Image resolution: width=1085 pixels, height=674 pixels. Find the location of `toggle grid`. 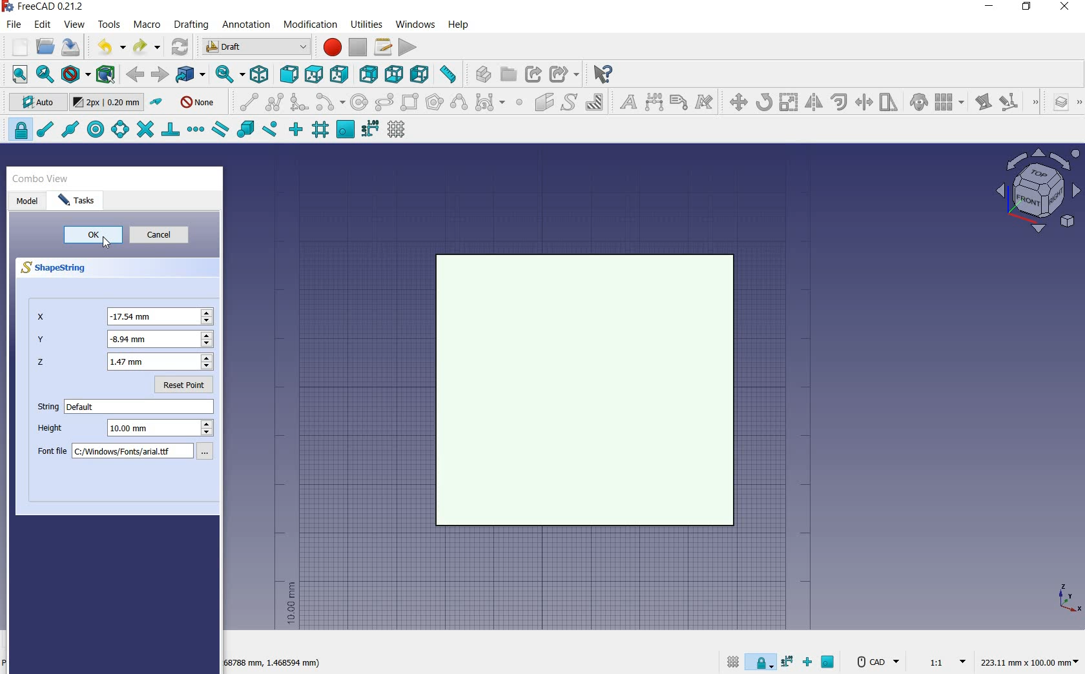

toggle grid is located at coordinates (731, 661).